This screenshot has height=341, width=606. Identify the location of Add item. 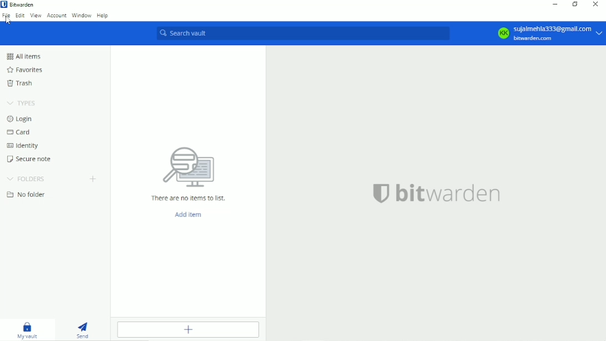
(188, 215).